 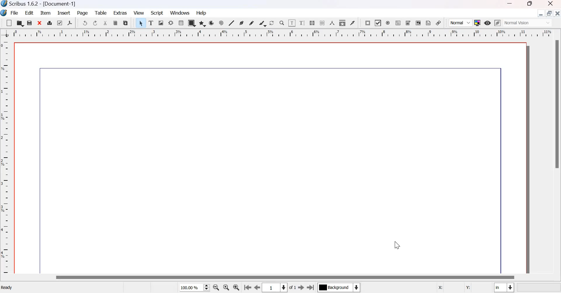 What do you see at coordinates (408, 23) in the screenshot?
I see `PDF combo box` at bounding box center [408, 23].